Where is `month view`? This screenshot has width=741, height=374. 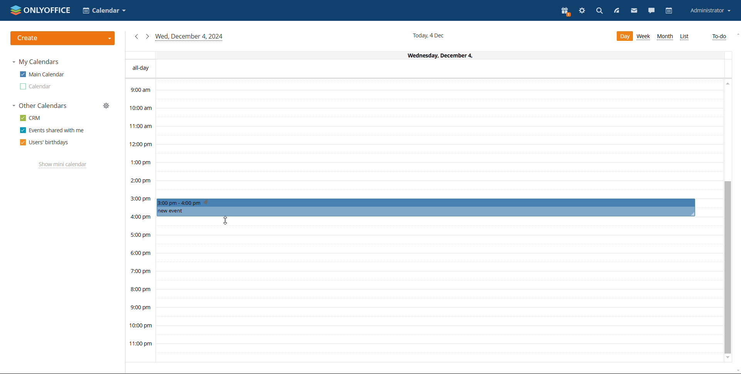 month view is located at coordinates (665, 37).